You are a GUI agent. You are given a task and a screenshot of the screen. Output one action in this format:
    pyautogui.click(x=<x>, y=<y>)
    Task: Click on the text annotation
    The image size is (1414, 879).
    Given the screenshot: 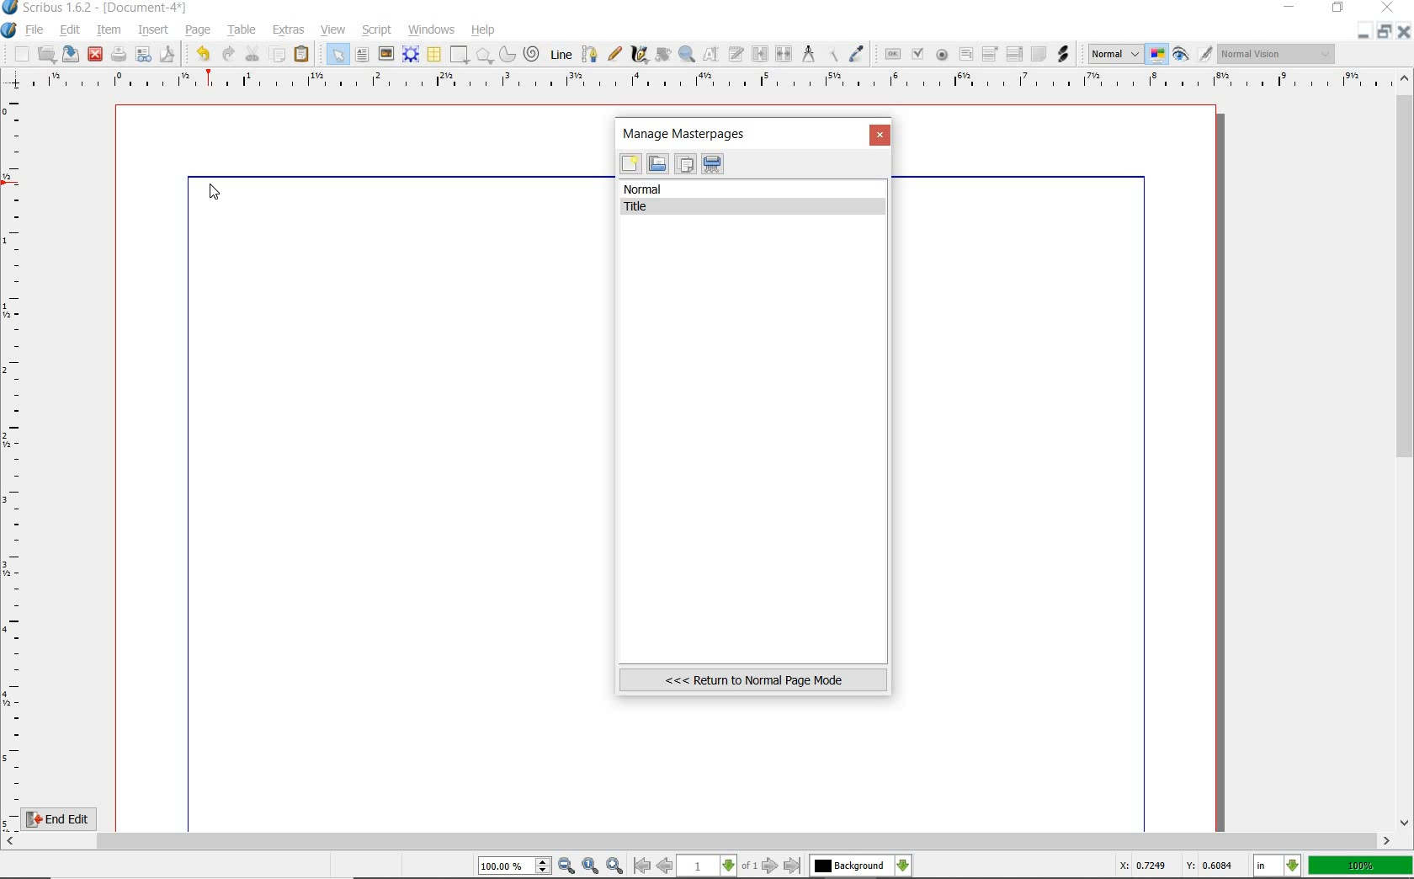 What is the action you would take?
    pyautogui.click(x=1038, y=55)
    